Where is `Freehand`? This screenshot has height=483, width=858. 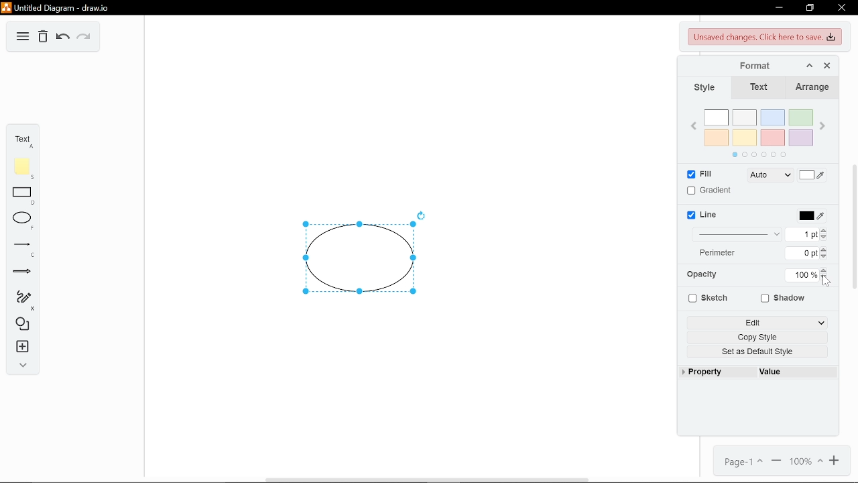 Freehand is located at coordinates (22, 299).